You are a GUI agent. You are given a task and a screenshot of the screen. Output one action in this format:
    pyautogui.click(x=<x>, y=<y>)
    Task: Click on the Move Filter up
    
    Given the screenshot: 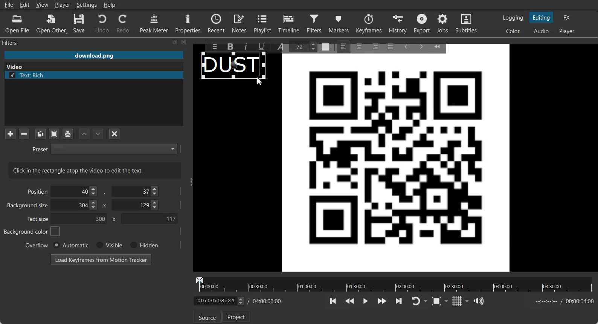 What is the action you would take?
    pyautogui.click(x=84, y=134)
    